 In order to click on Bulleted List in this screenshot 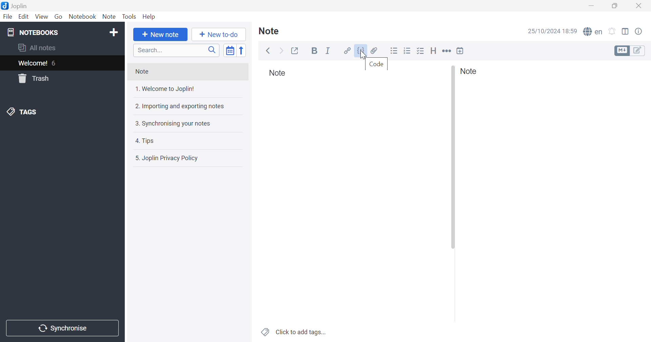, I will do `click(394, 51)`.